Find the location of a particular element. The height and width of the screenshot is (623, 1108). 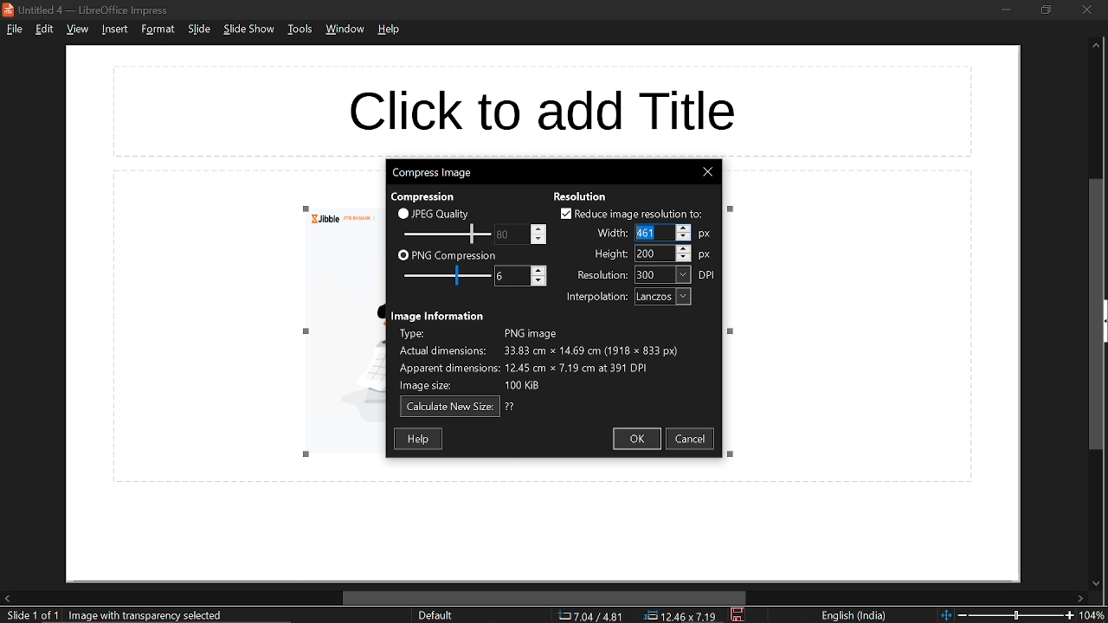

move down is located at coordinates (1094, 581).